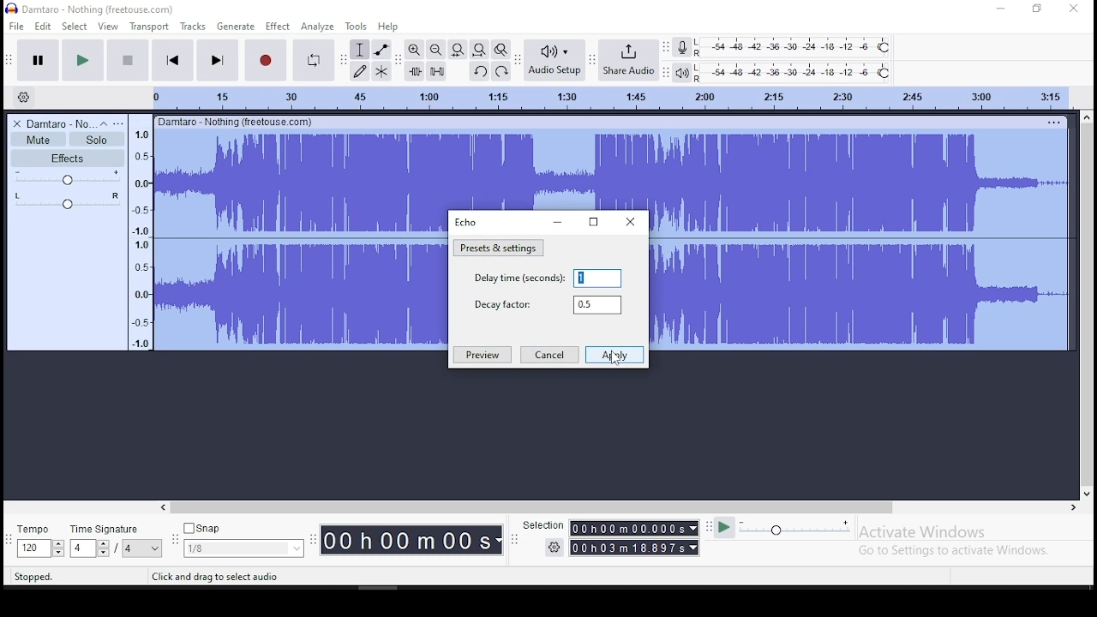  What do you see at coordinates (317, 27) in the screenshot?
I see `analyze` at bounding box center [317, 27].